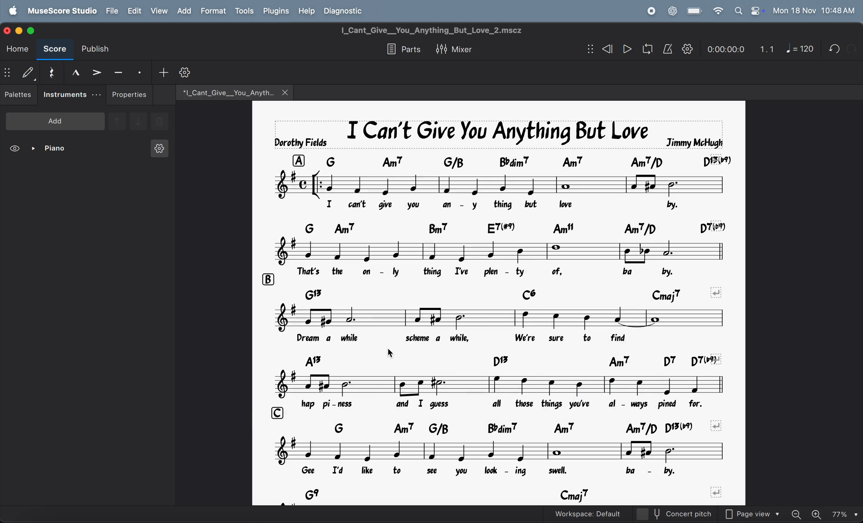 This screenshot has width=863, height=523. Describe the element at coordinates (508, 359) in the screenshot. I see `chord symbols` at that location.